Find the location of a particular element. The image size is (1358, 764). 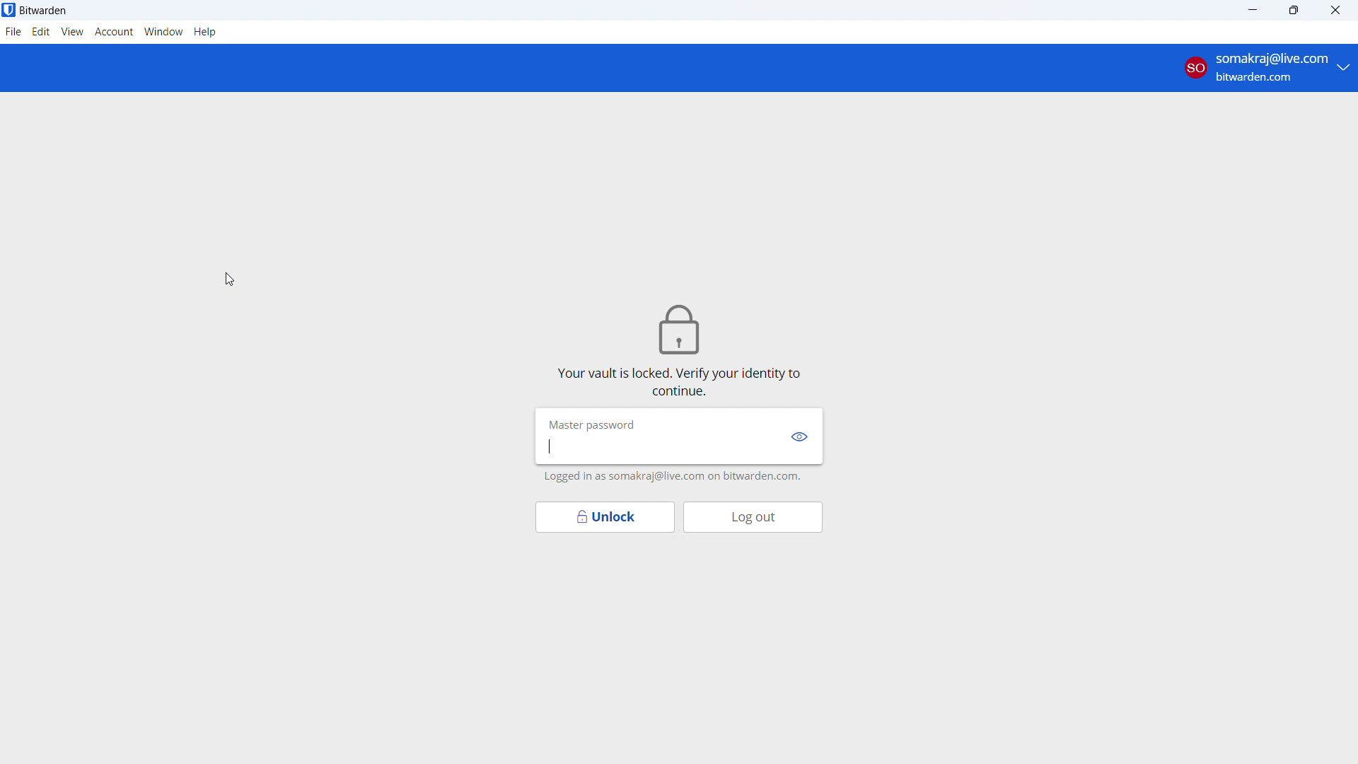

close is located at coordinates (1336, 10).